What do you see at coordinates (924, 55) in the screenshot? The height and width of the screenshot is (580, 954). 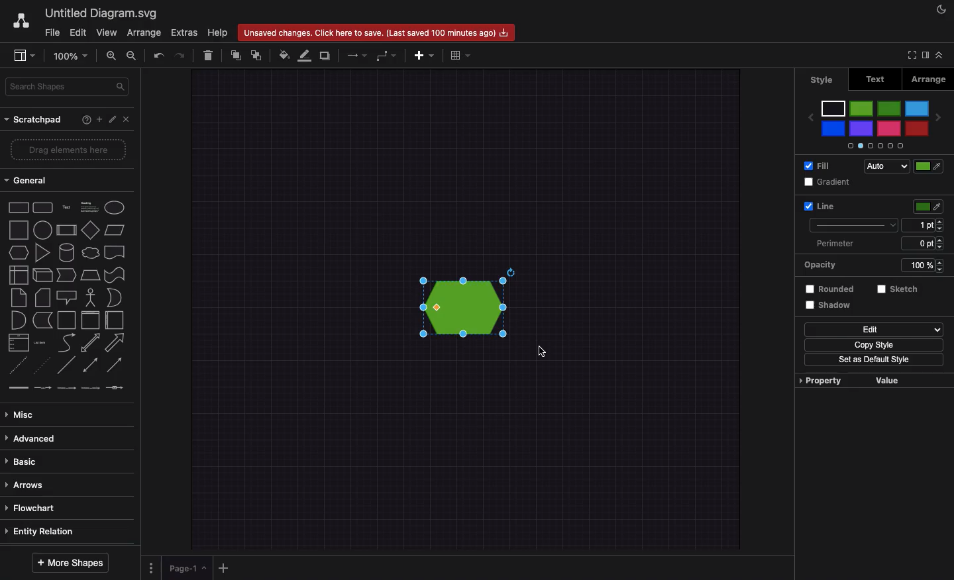 I see `Sidebar` at bounding box center [924, 55].